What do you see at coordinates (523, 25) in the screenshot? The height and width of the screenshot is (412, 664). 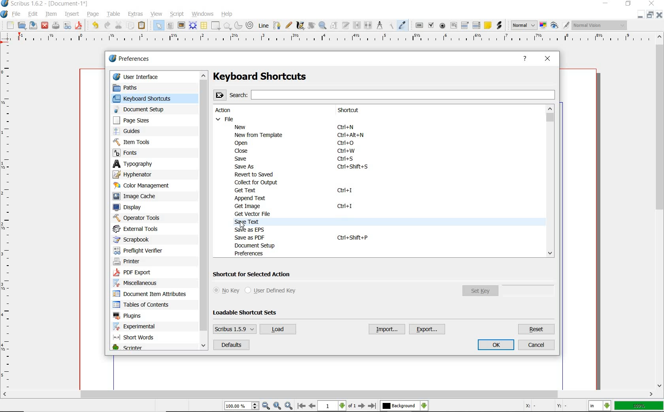 I see `select image preview mode` at bounding box center [523, 25].